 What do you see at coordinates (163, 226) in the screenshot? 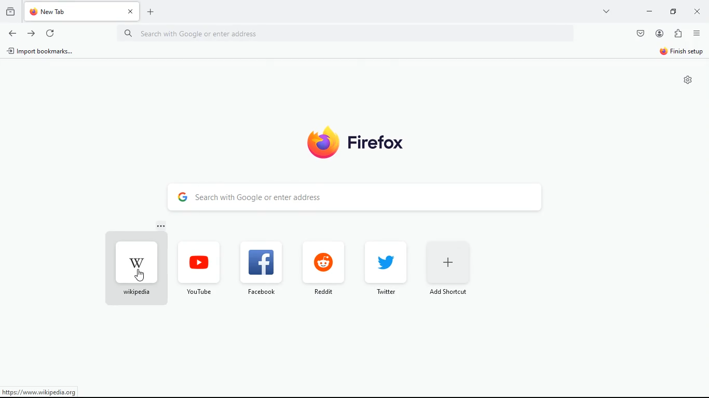
I see `more` at bounding box center [163, 226].